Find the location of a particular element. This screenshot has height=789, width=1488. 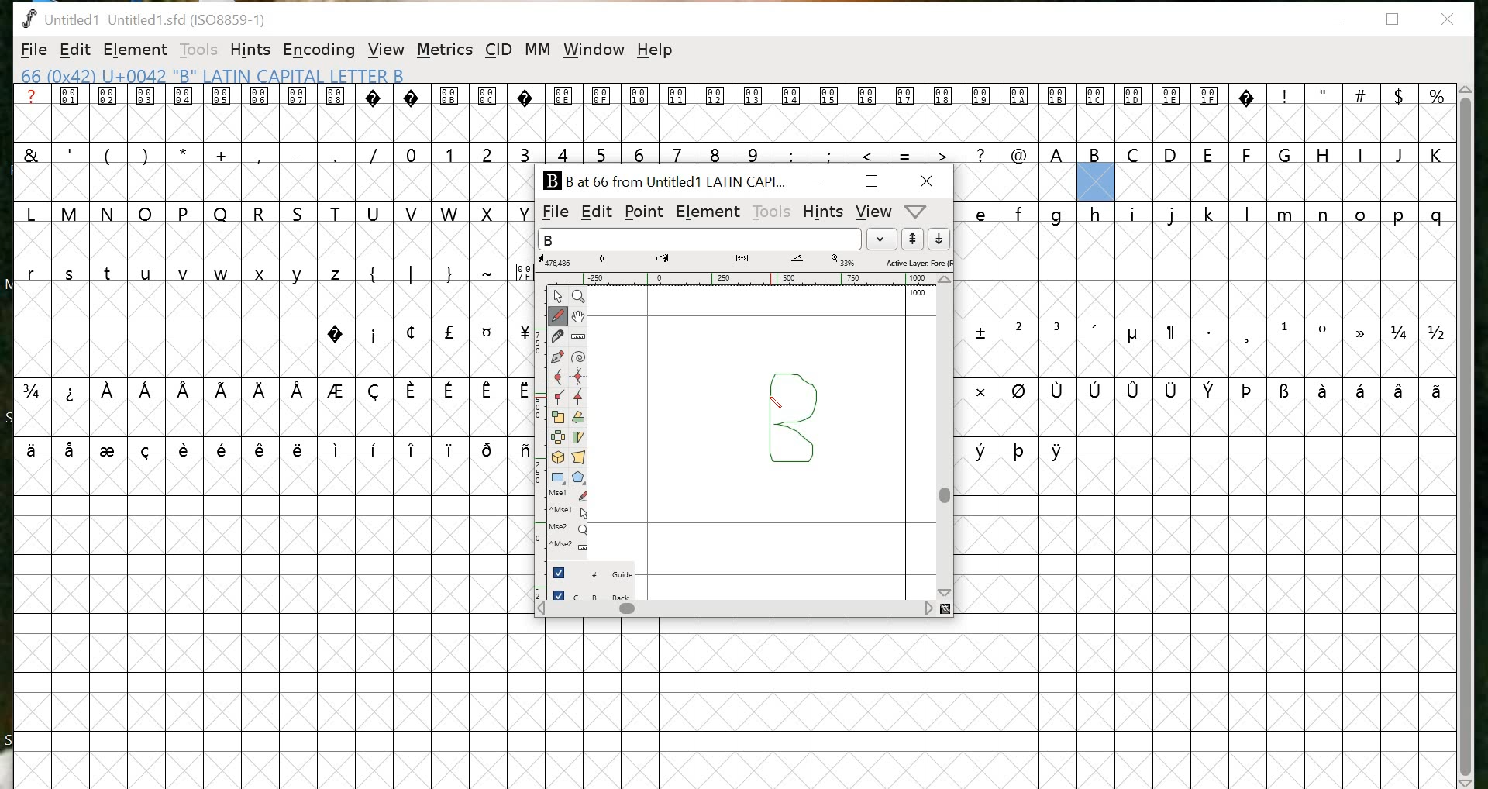

MM is located at coordinates (539, 50).